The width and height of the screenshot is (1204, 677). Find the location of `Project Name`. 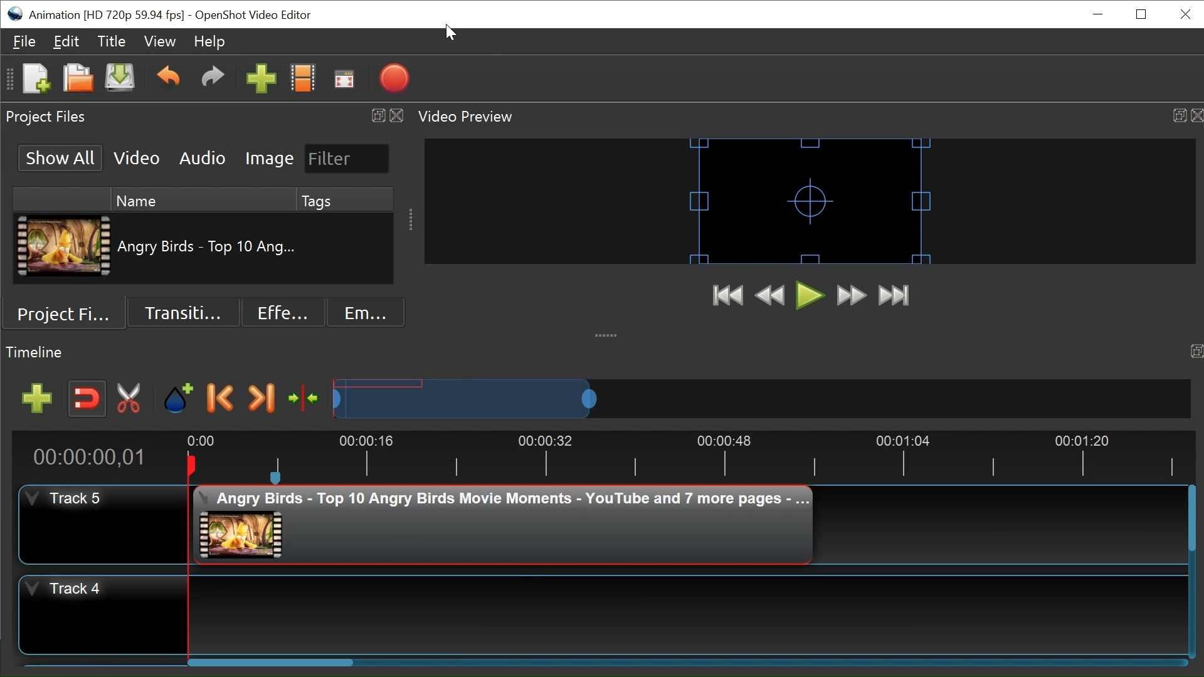

Project Name is located at coordinates (107, 16).